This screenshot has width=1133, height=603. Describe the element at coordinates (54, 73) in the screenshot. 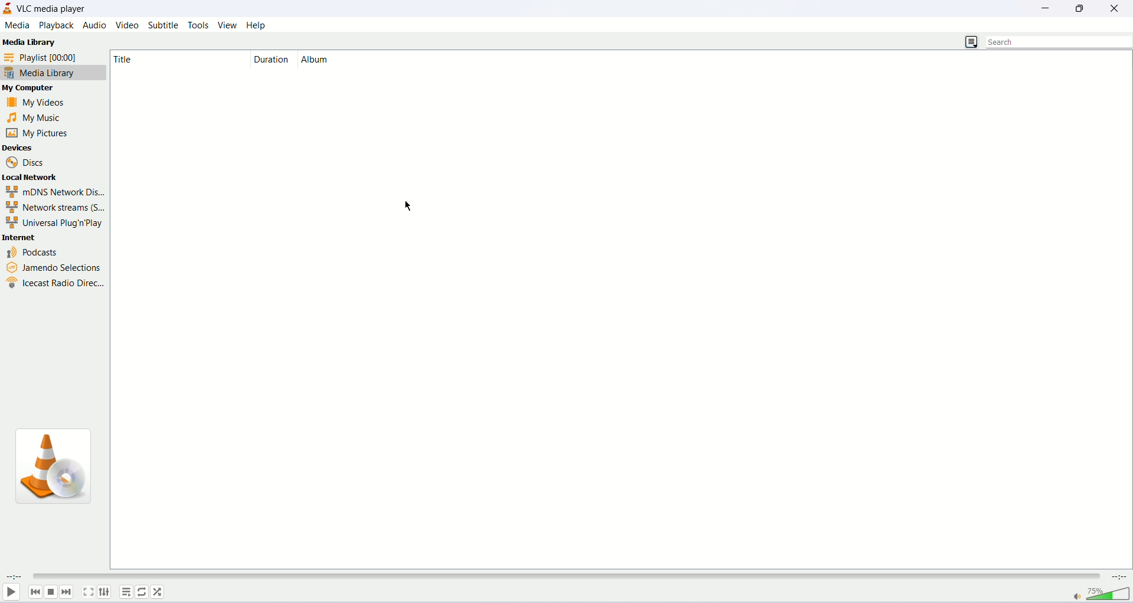

I see `media library` at that location.